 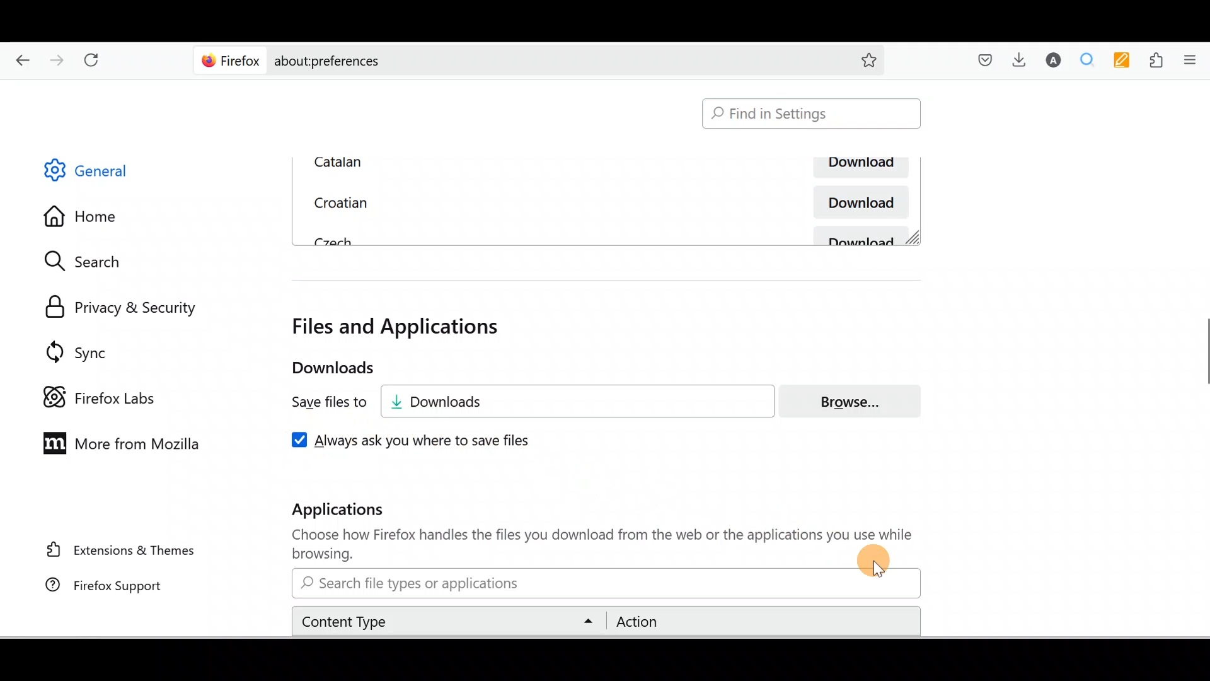 I want to click on Multi keywords highlighter, so click(x=1126, y=61).